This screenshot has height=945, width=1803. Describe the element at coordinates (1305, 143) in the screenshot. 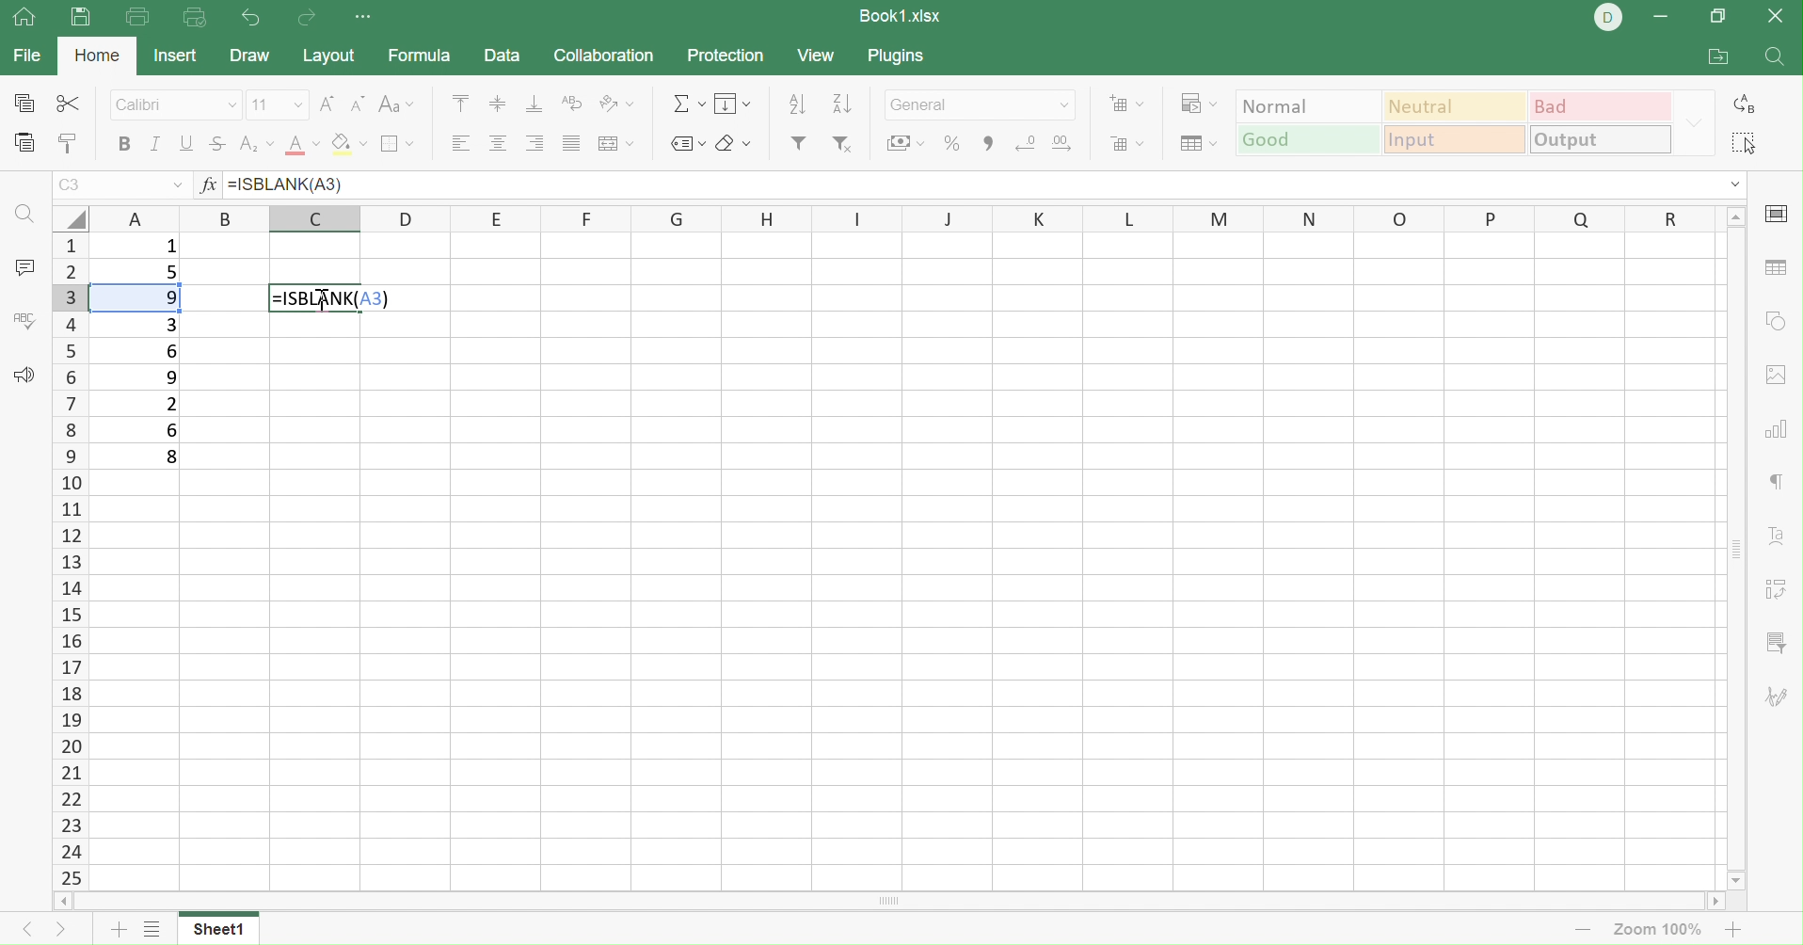

I see `Good` at that location.